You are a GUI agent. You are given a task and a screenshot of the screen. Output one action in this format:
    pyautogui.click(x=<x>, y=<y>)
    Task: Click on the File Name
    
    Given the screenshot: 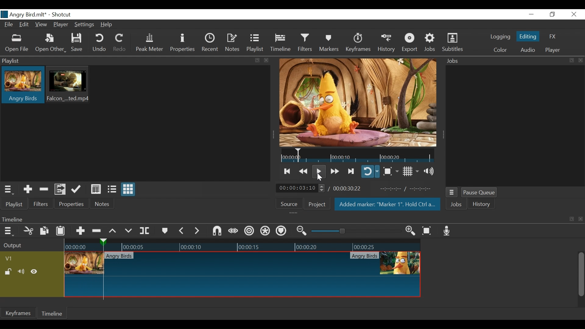 What is the action you would take?
    pyautogui.click(x=24, y=14)
    